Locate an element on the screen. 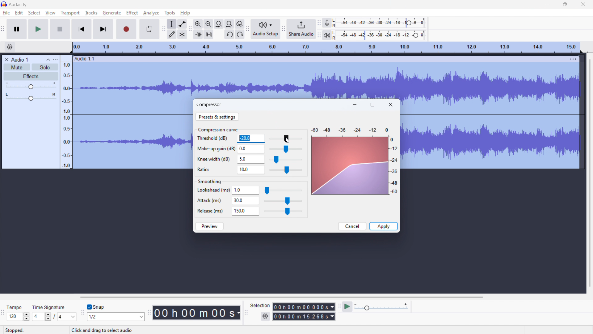  delete audio is located at coordinates (6, 60).